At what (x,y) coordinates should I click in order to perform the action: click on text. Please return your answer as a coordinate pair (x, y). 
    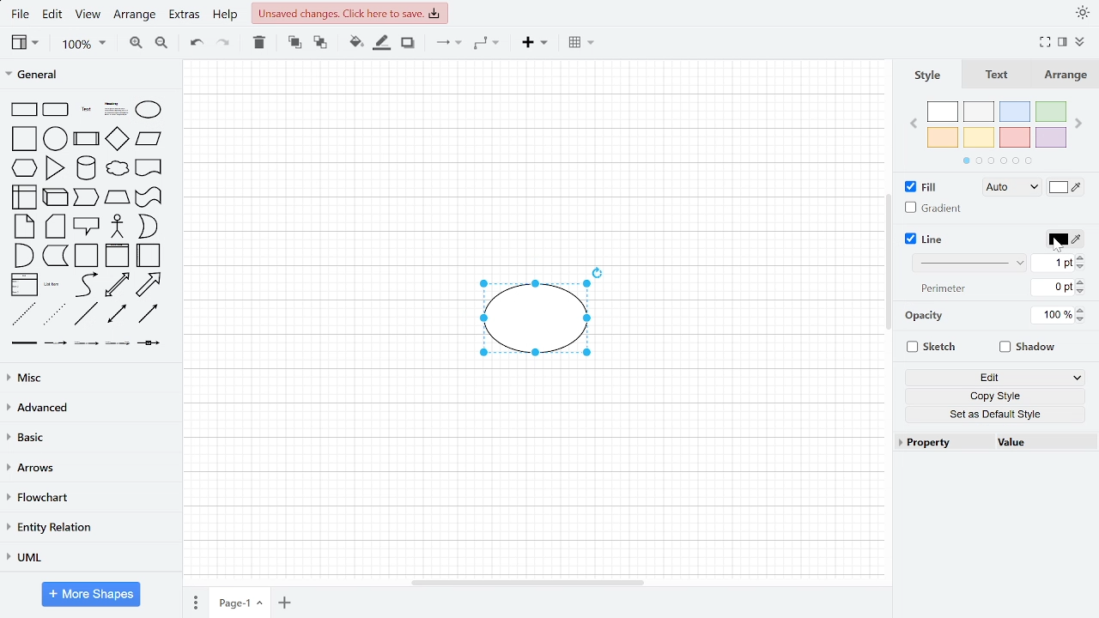
    Looking at the image, I should click on (87, 112).